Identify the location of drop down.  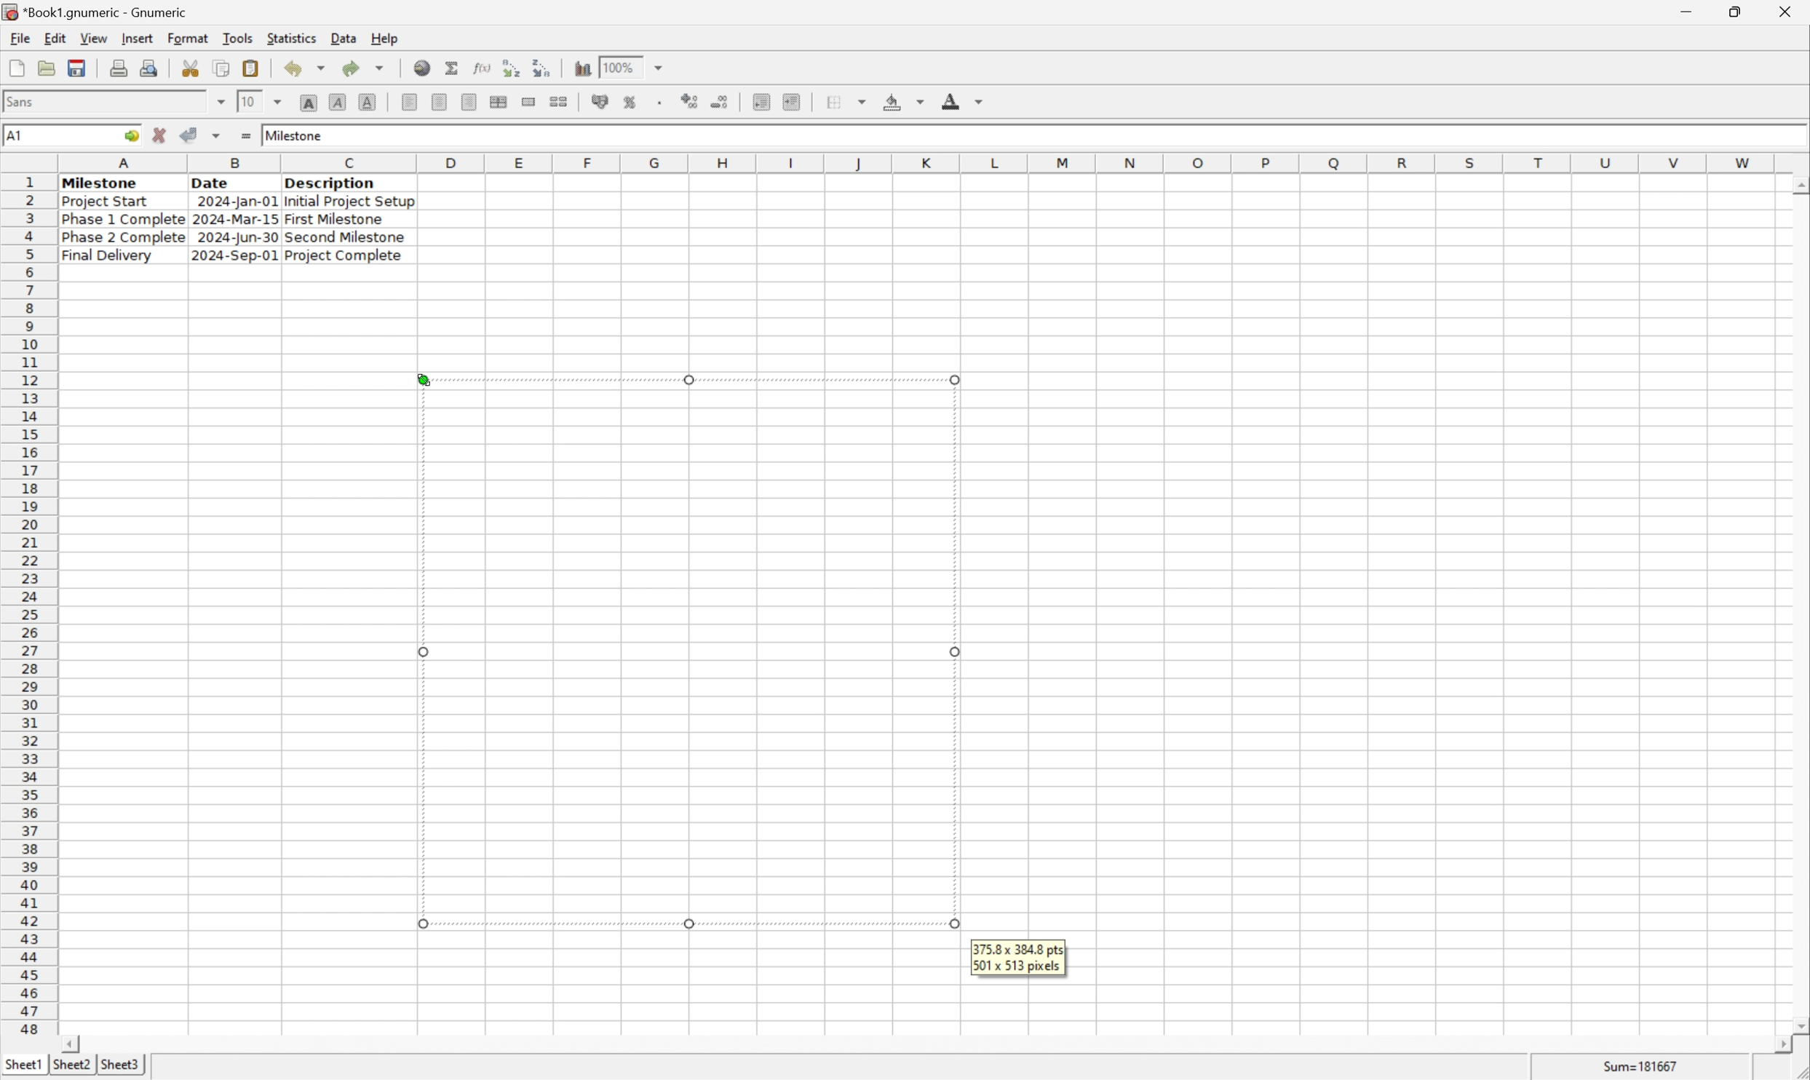
(279, 100).